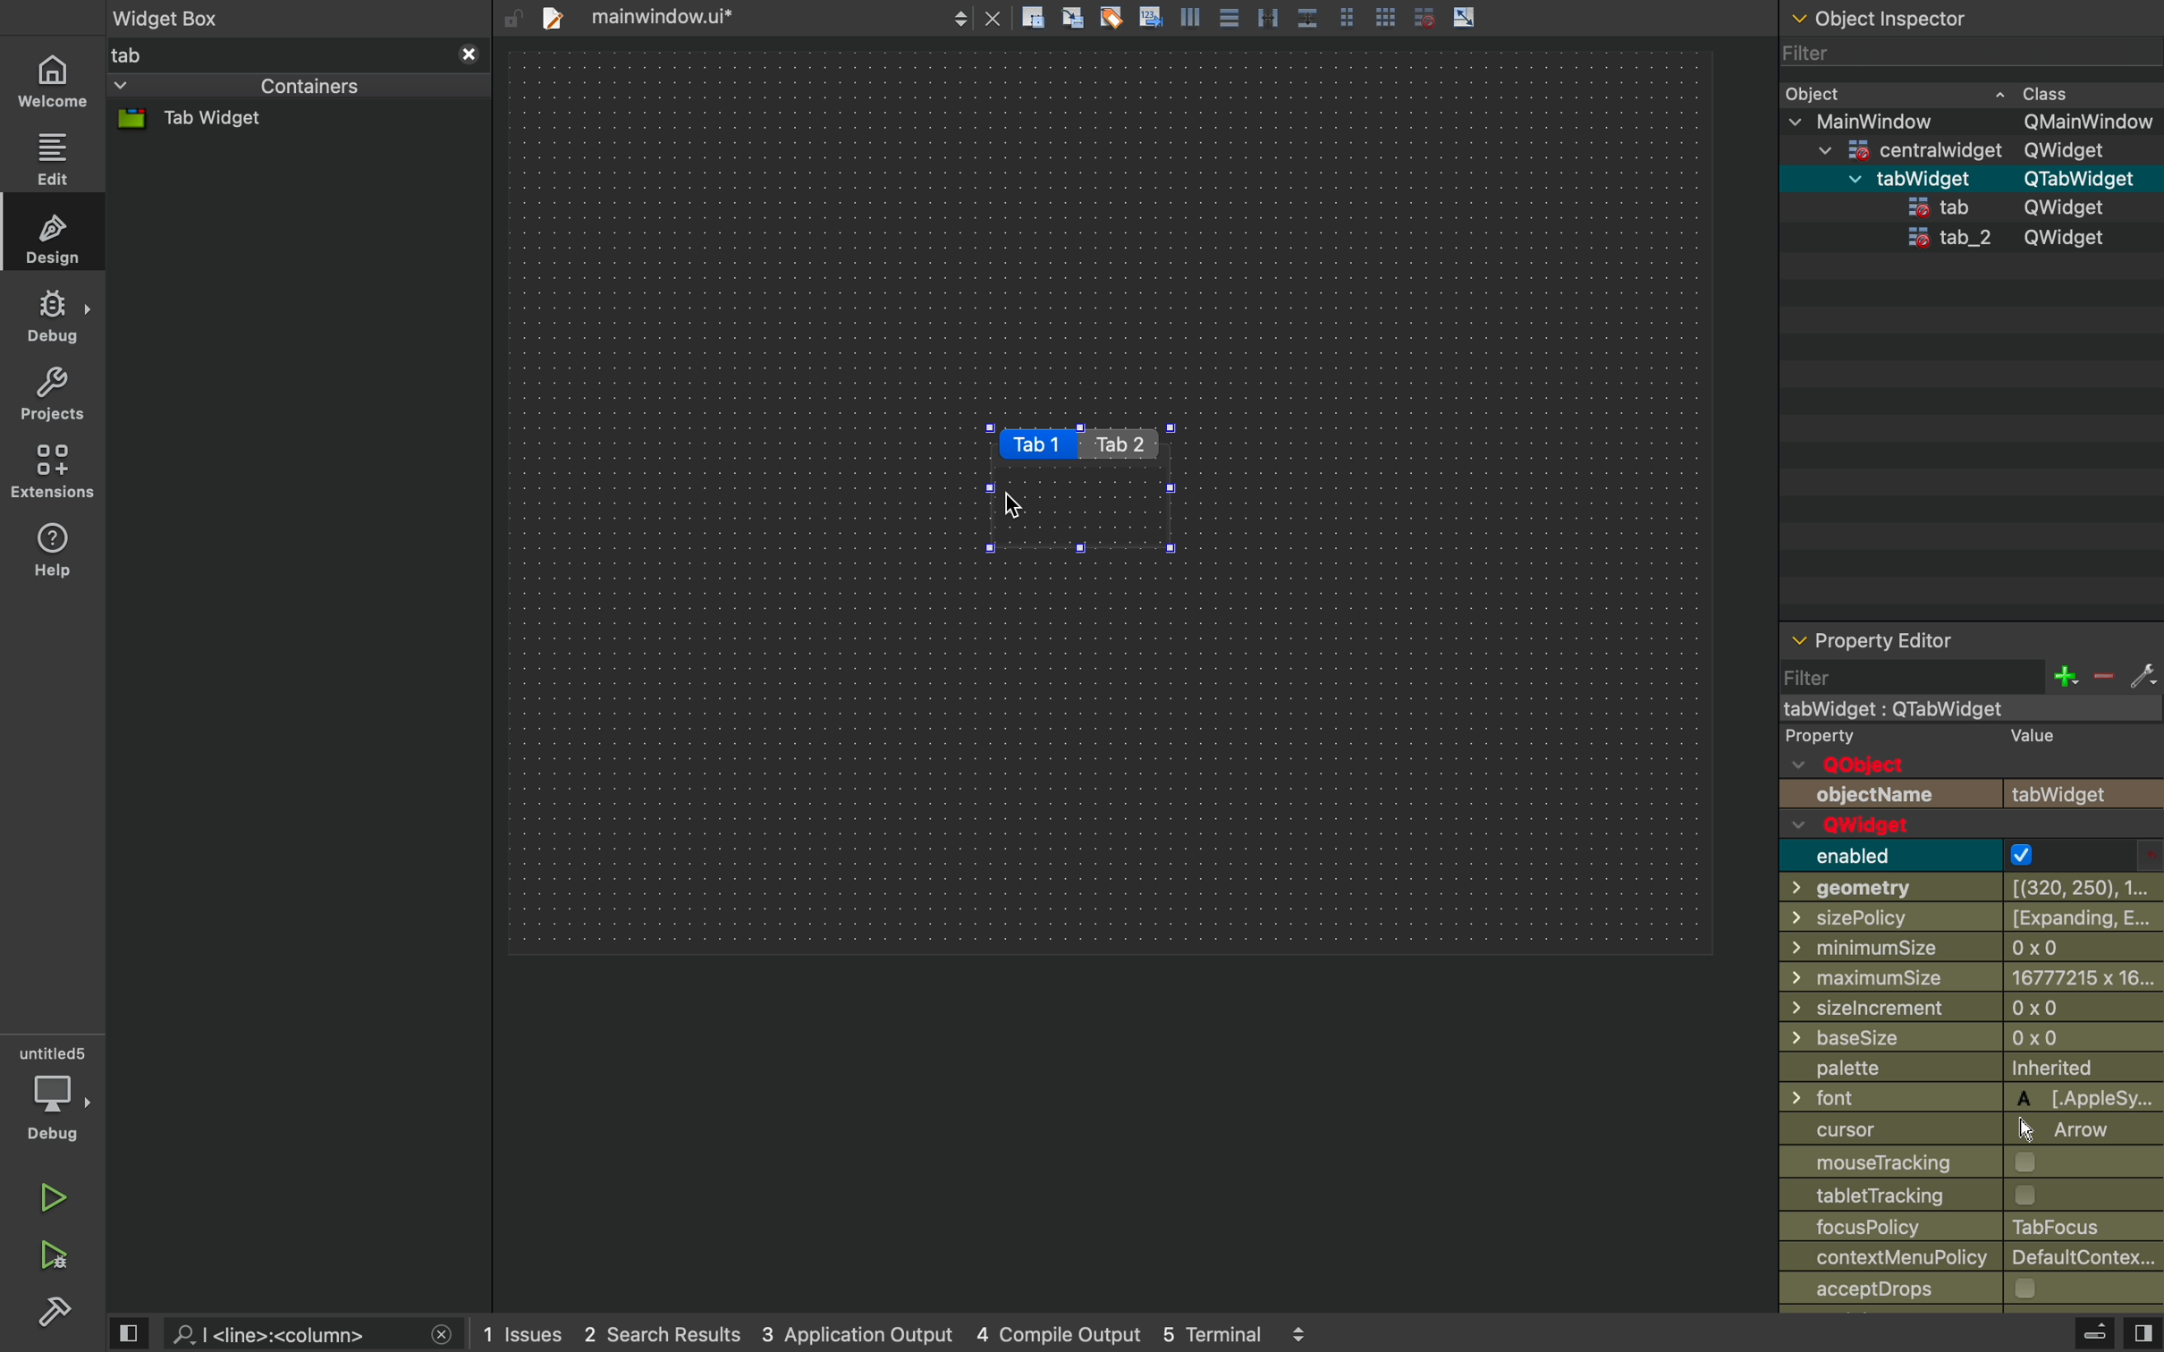 This screenshot has height=1352, width=2164. Describe the element at coordinates (1072, 17) in the screenshot. I see `align grid` at that location.